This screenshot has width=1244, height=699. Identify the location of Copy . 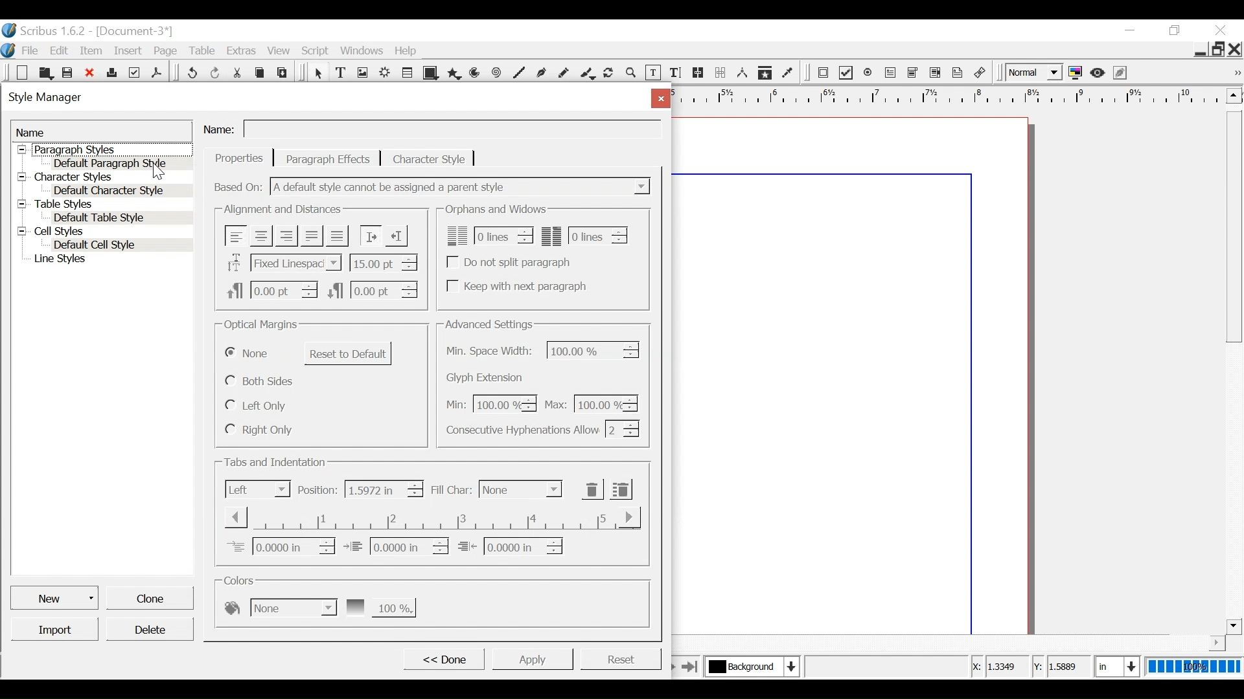
(262, 71).